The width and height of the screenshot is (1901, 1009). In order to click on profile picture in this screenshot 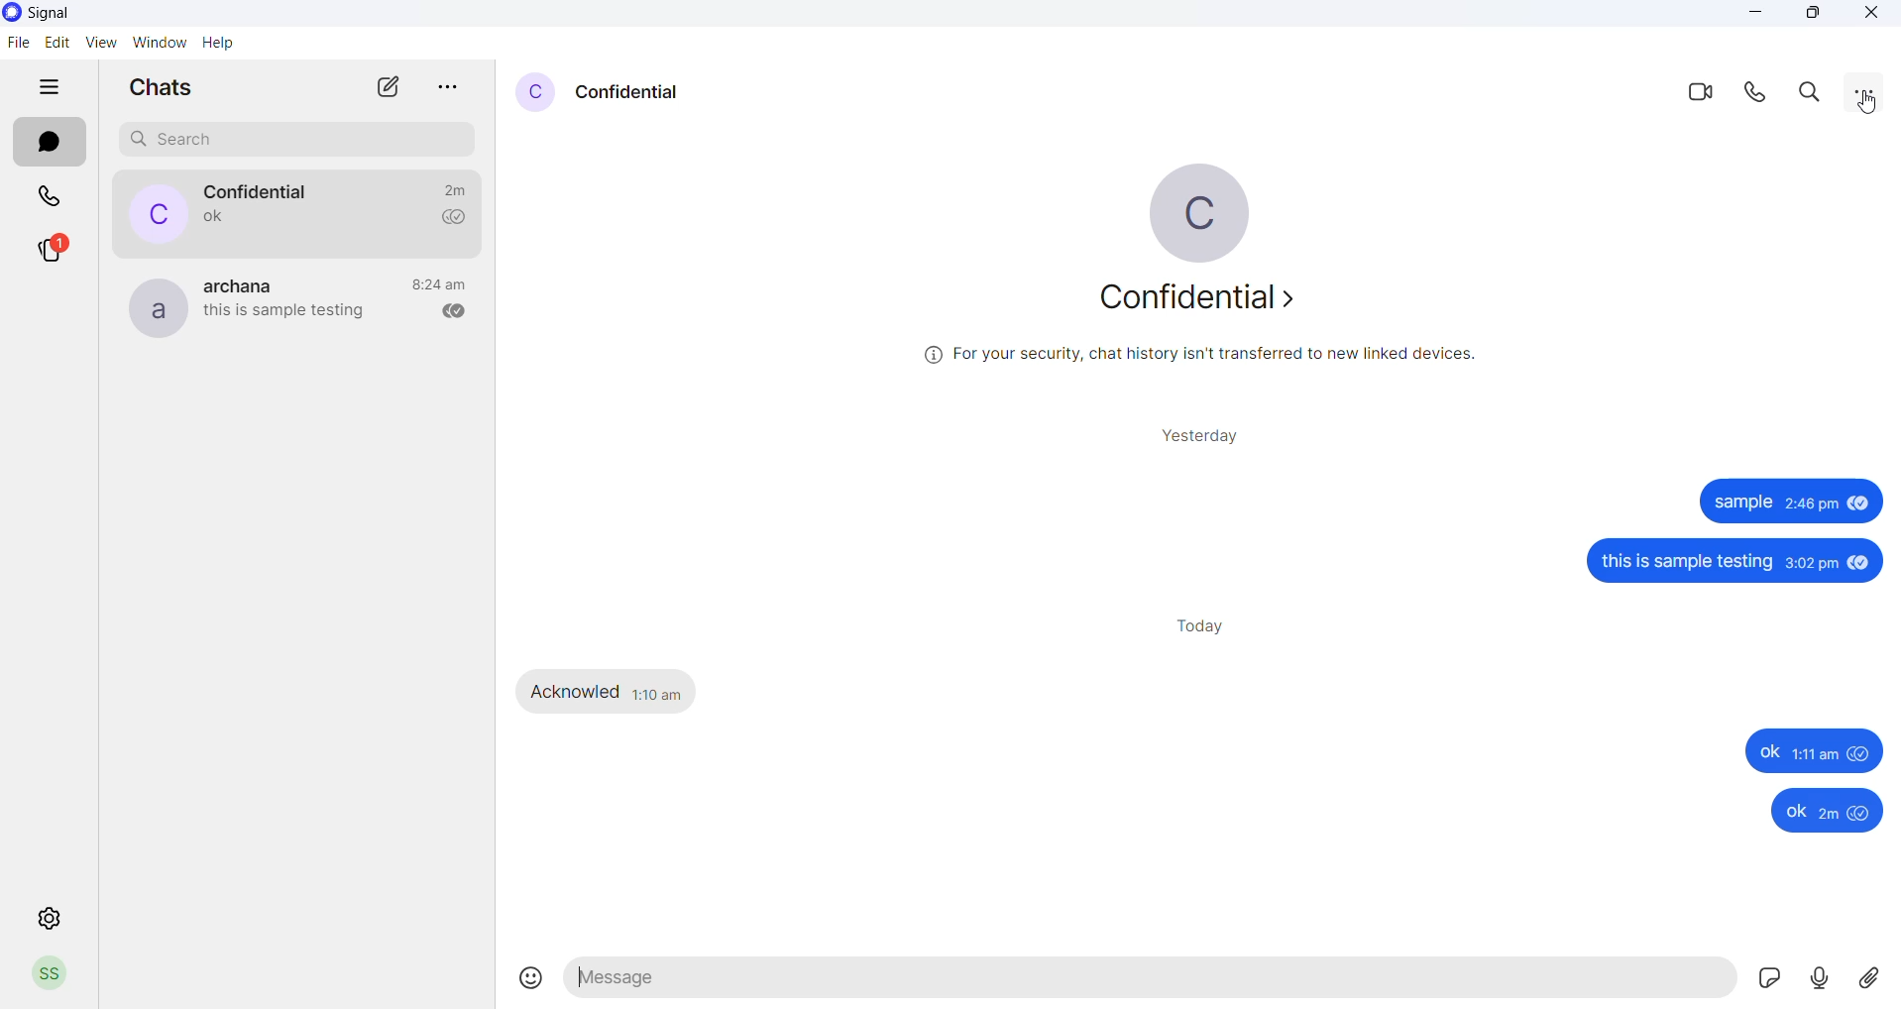, I will do `click(1214, 209)`.